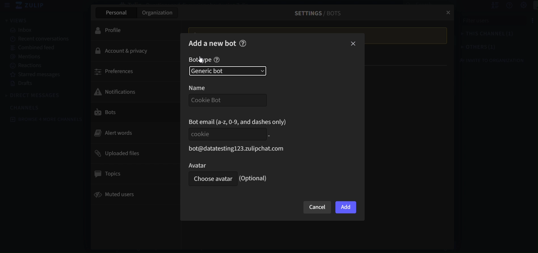 This screenshot has width=538, height=253. Describe the element at coordinates (518, 5) in the screenshot. I see `main menu` at that location.